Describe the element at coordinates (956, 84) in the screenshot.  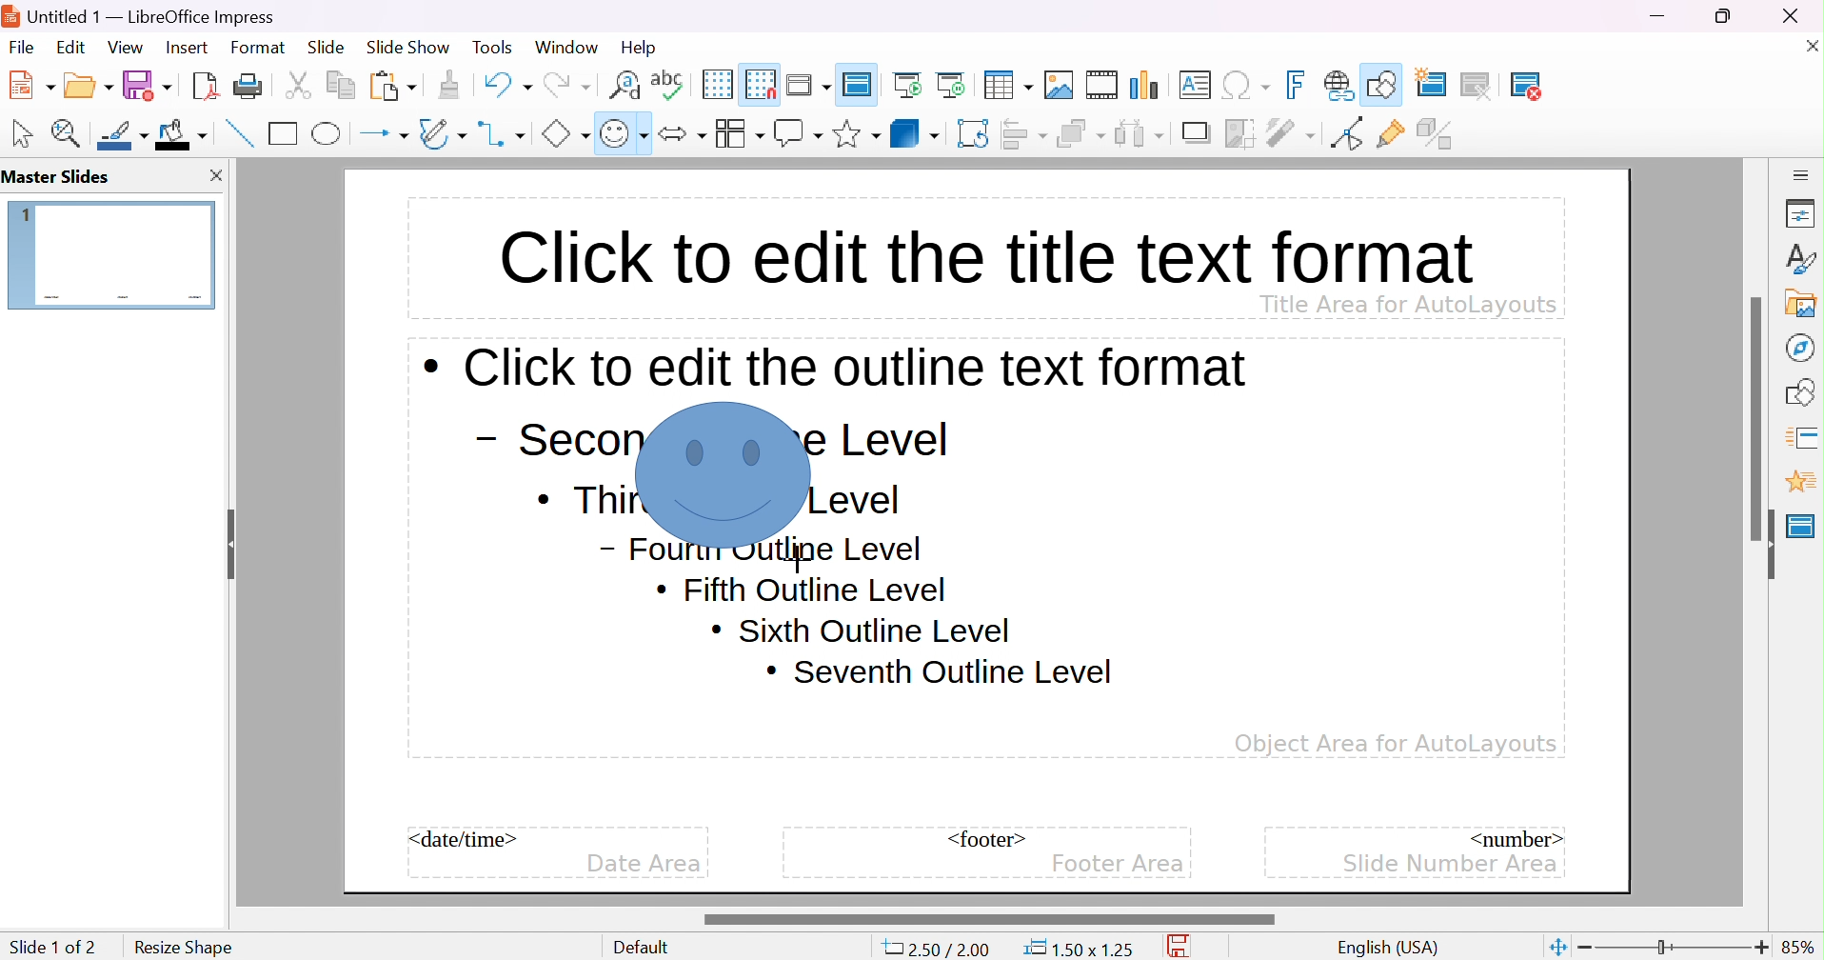
I see `start from current slide` at that location.